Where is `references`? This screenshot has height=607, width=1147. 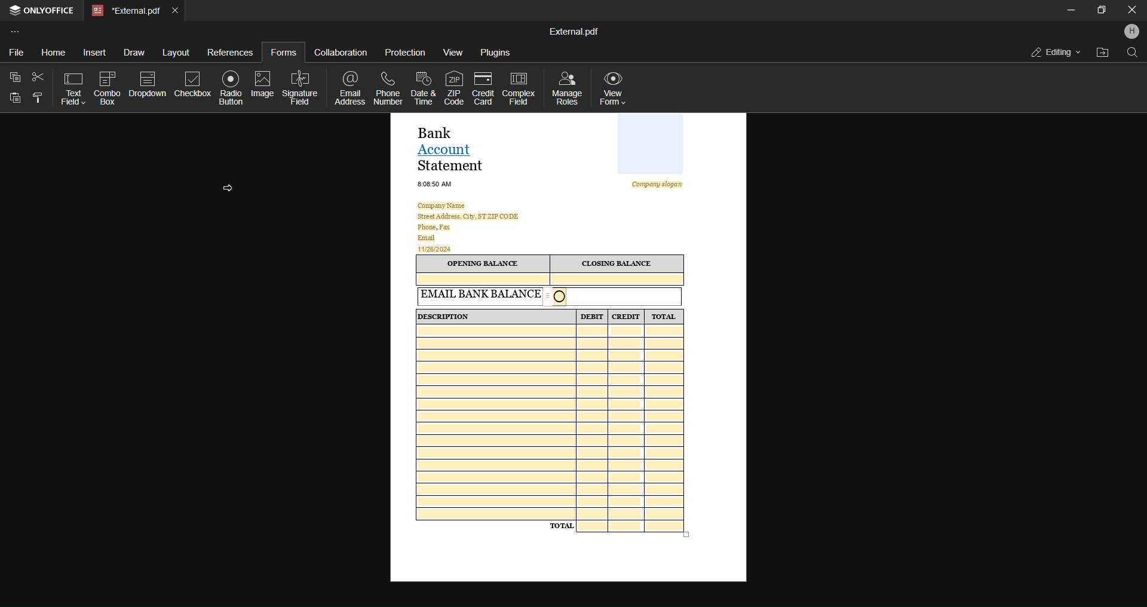 references is located at coordinates (228, 52).